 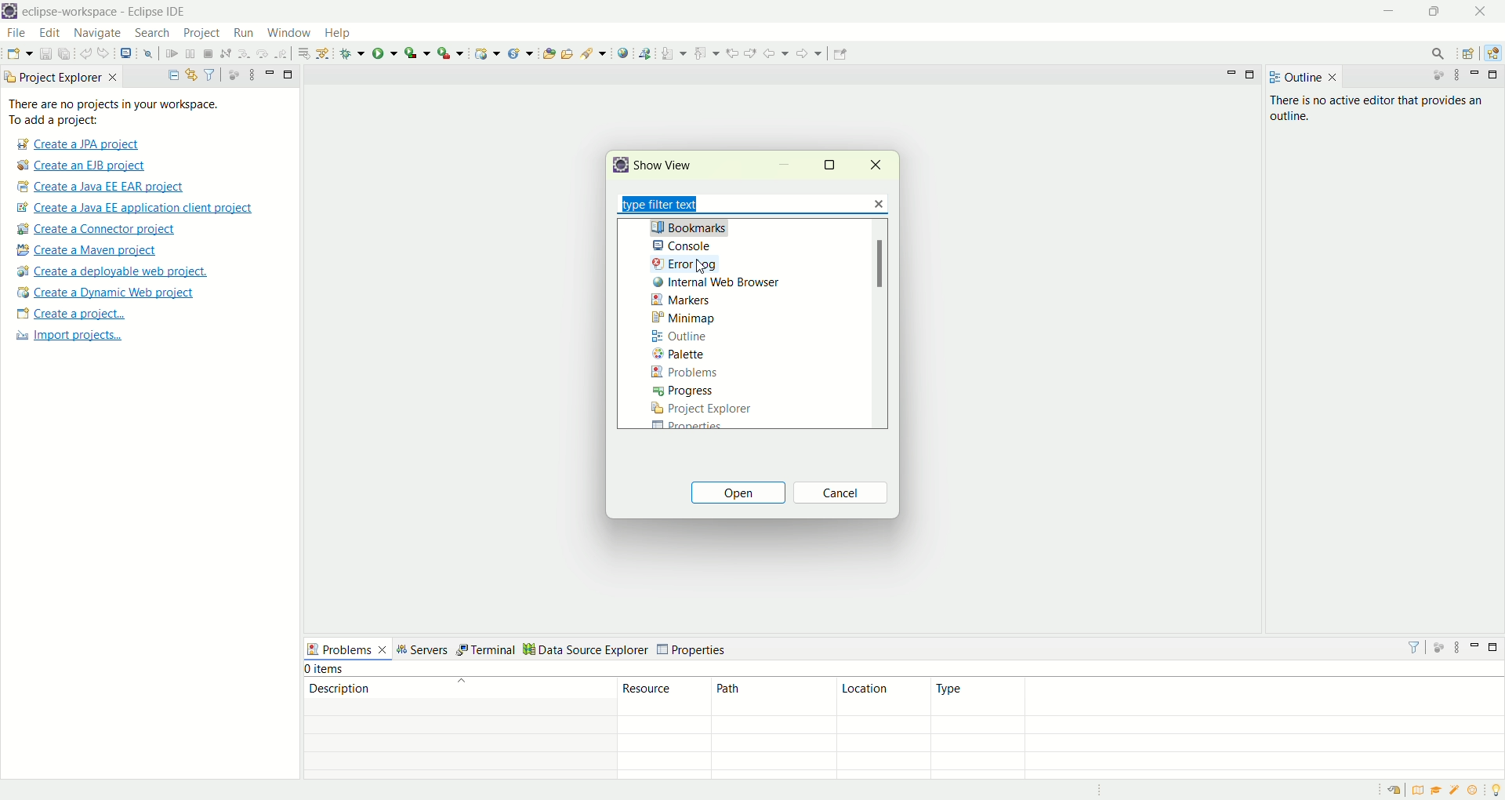 I want to click on samples, so click(x=1454, y=791).